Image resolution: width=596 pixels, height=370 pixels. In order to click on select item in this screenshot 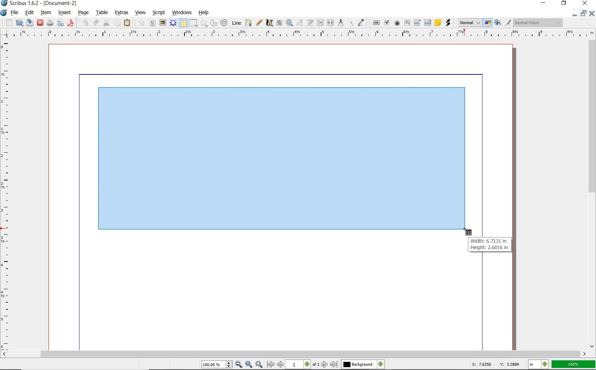, I will do `click(142, 22)`.